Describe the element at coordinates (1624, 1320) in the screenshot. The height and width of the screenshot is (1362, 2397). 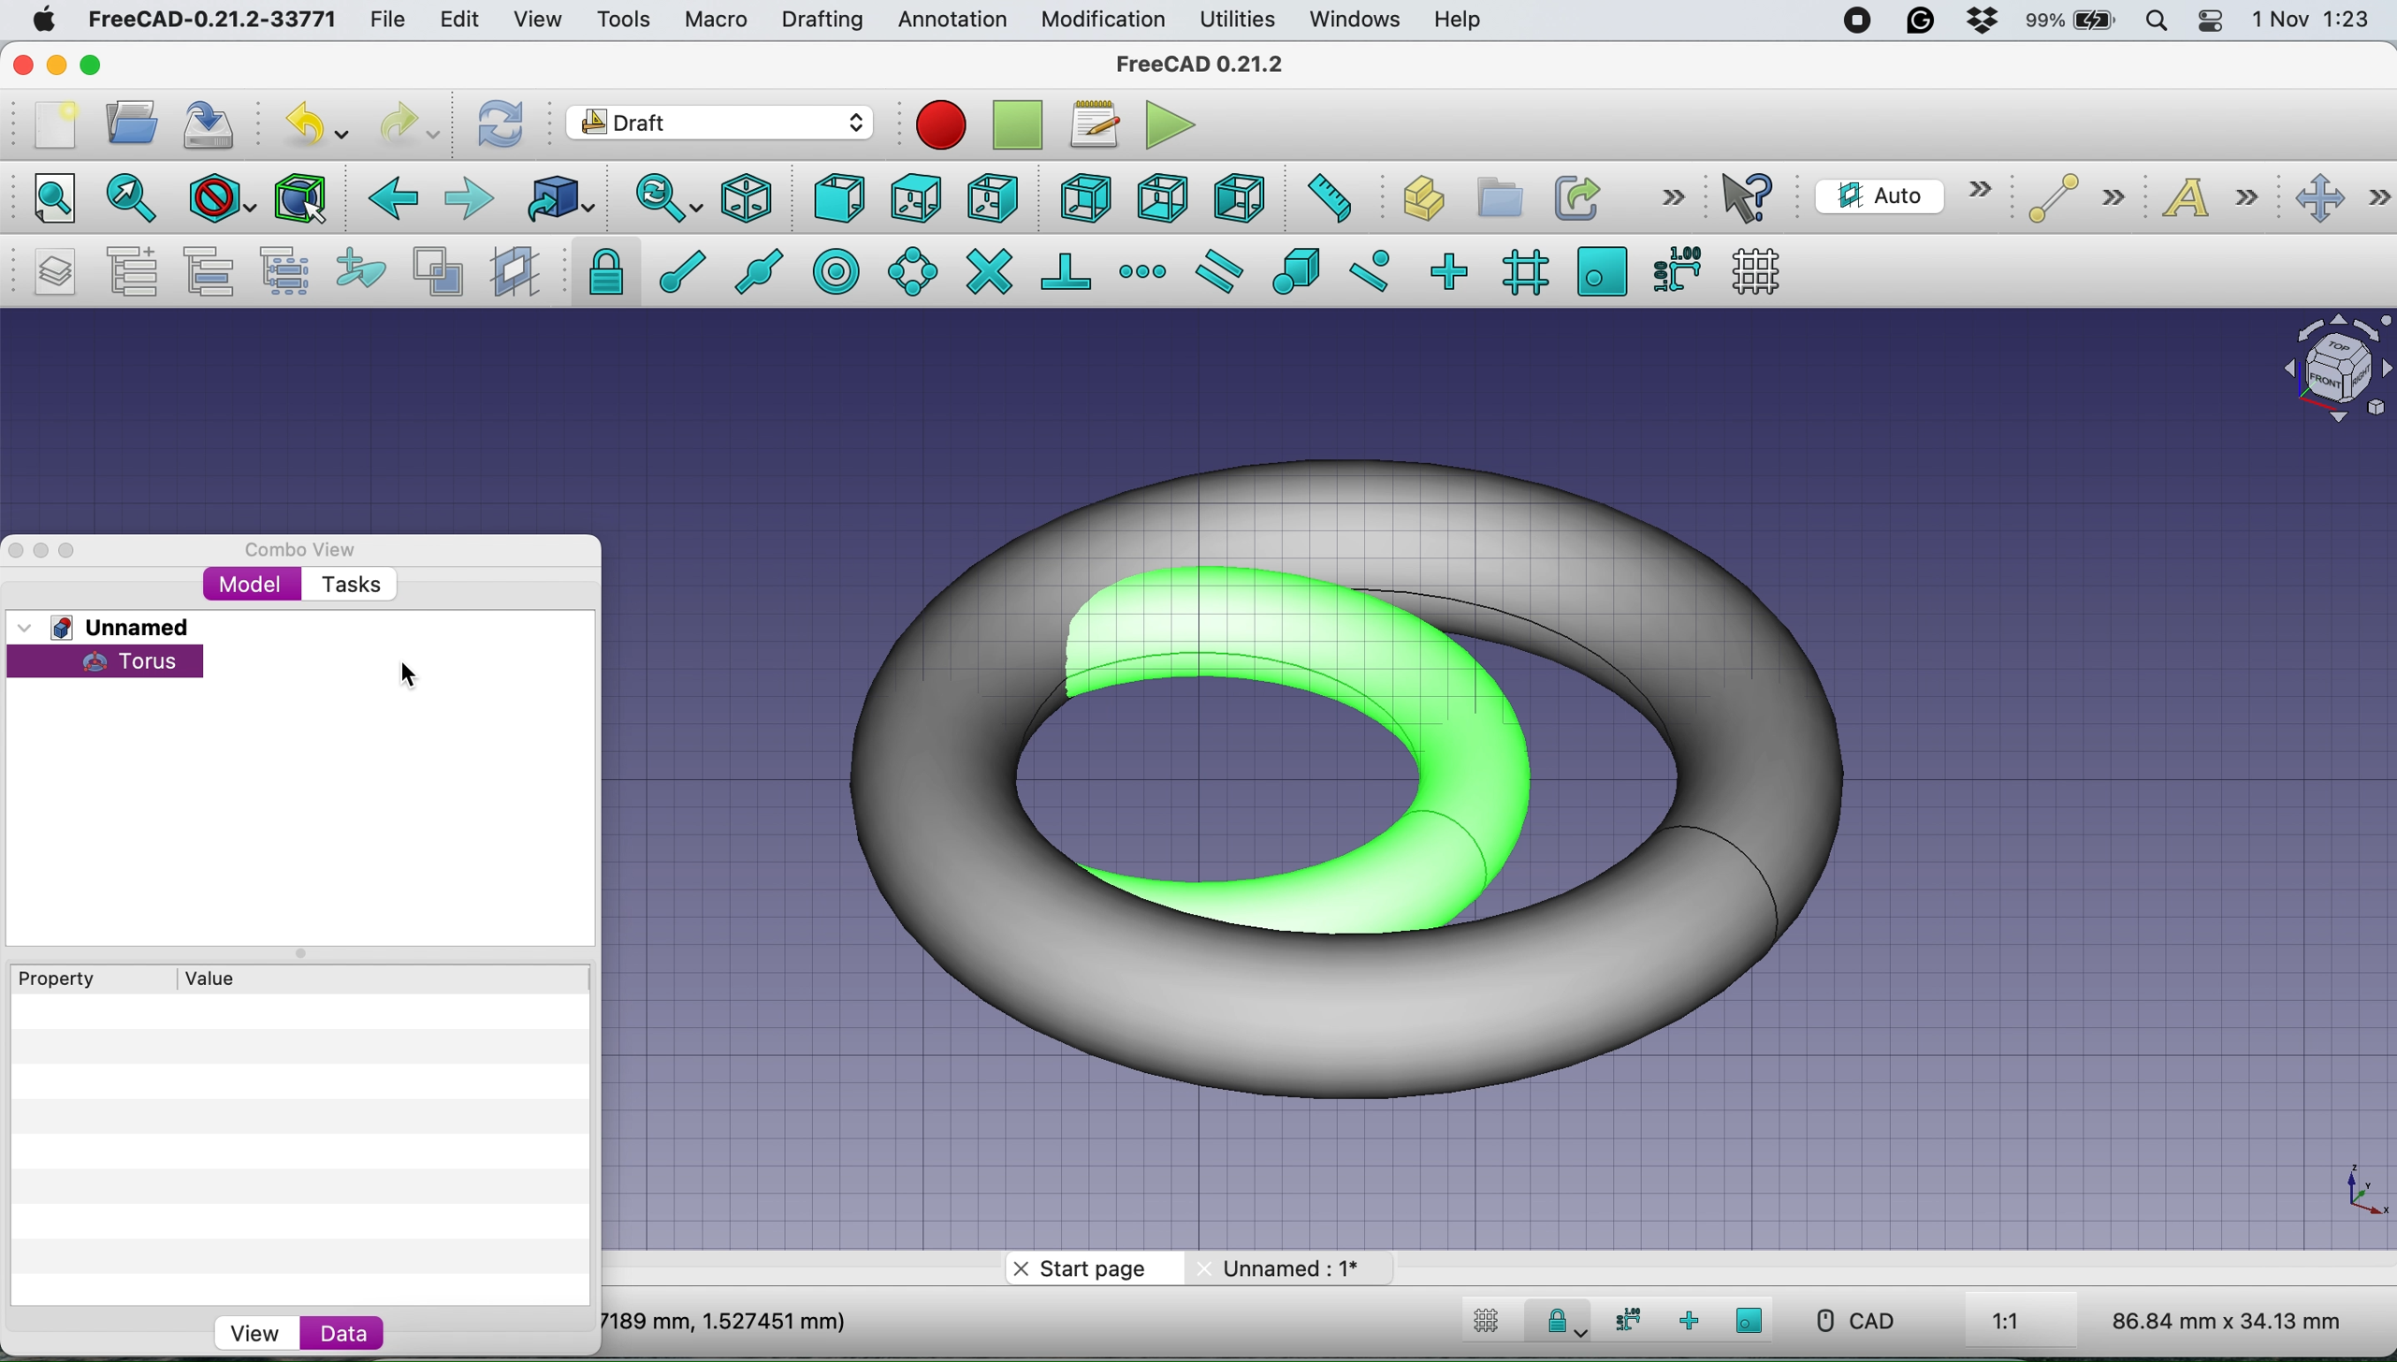
I see `snap dimensions` at that location.